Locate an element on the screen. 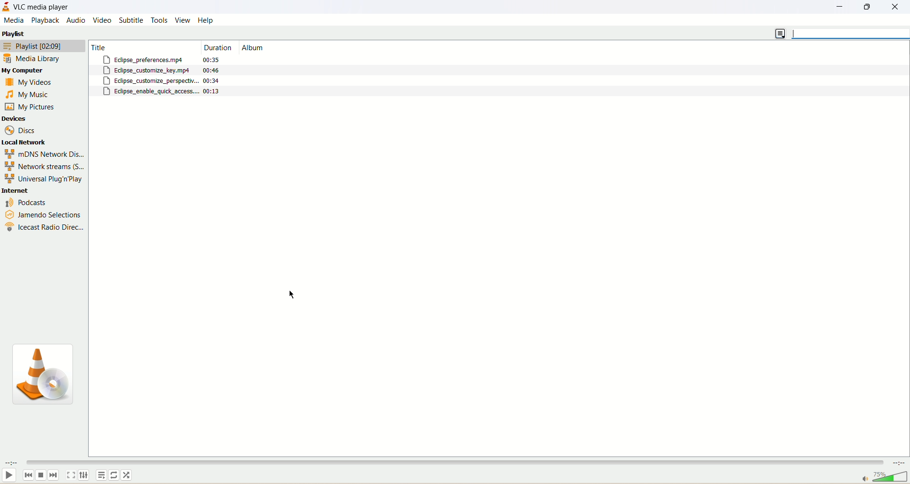 This screenshot has height=484, width=910. audio is located at coordinates (75, 20).